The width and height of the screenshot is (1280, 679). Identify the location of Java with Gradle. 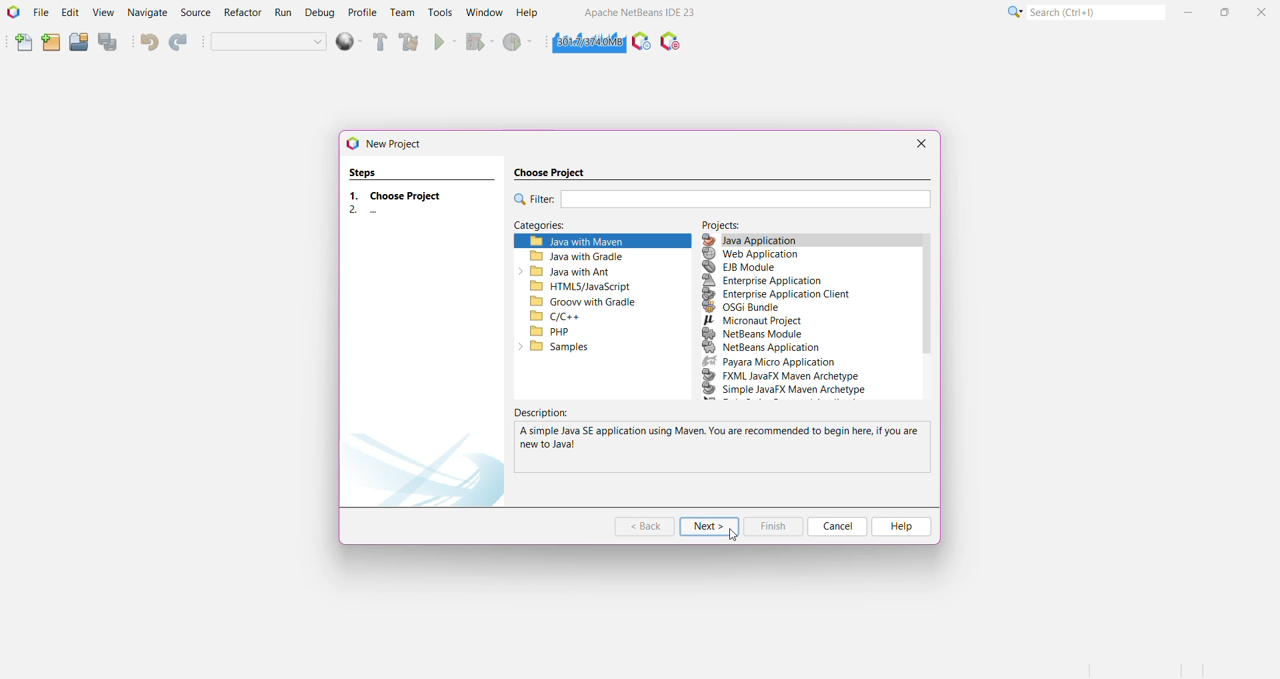
(604, 255).